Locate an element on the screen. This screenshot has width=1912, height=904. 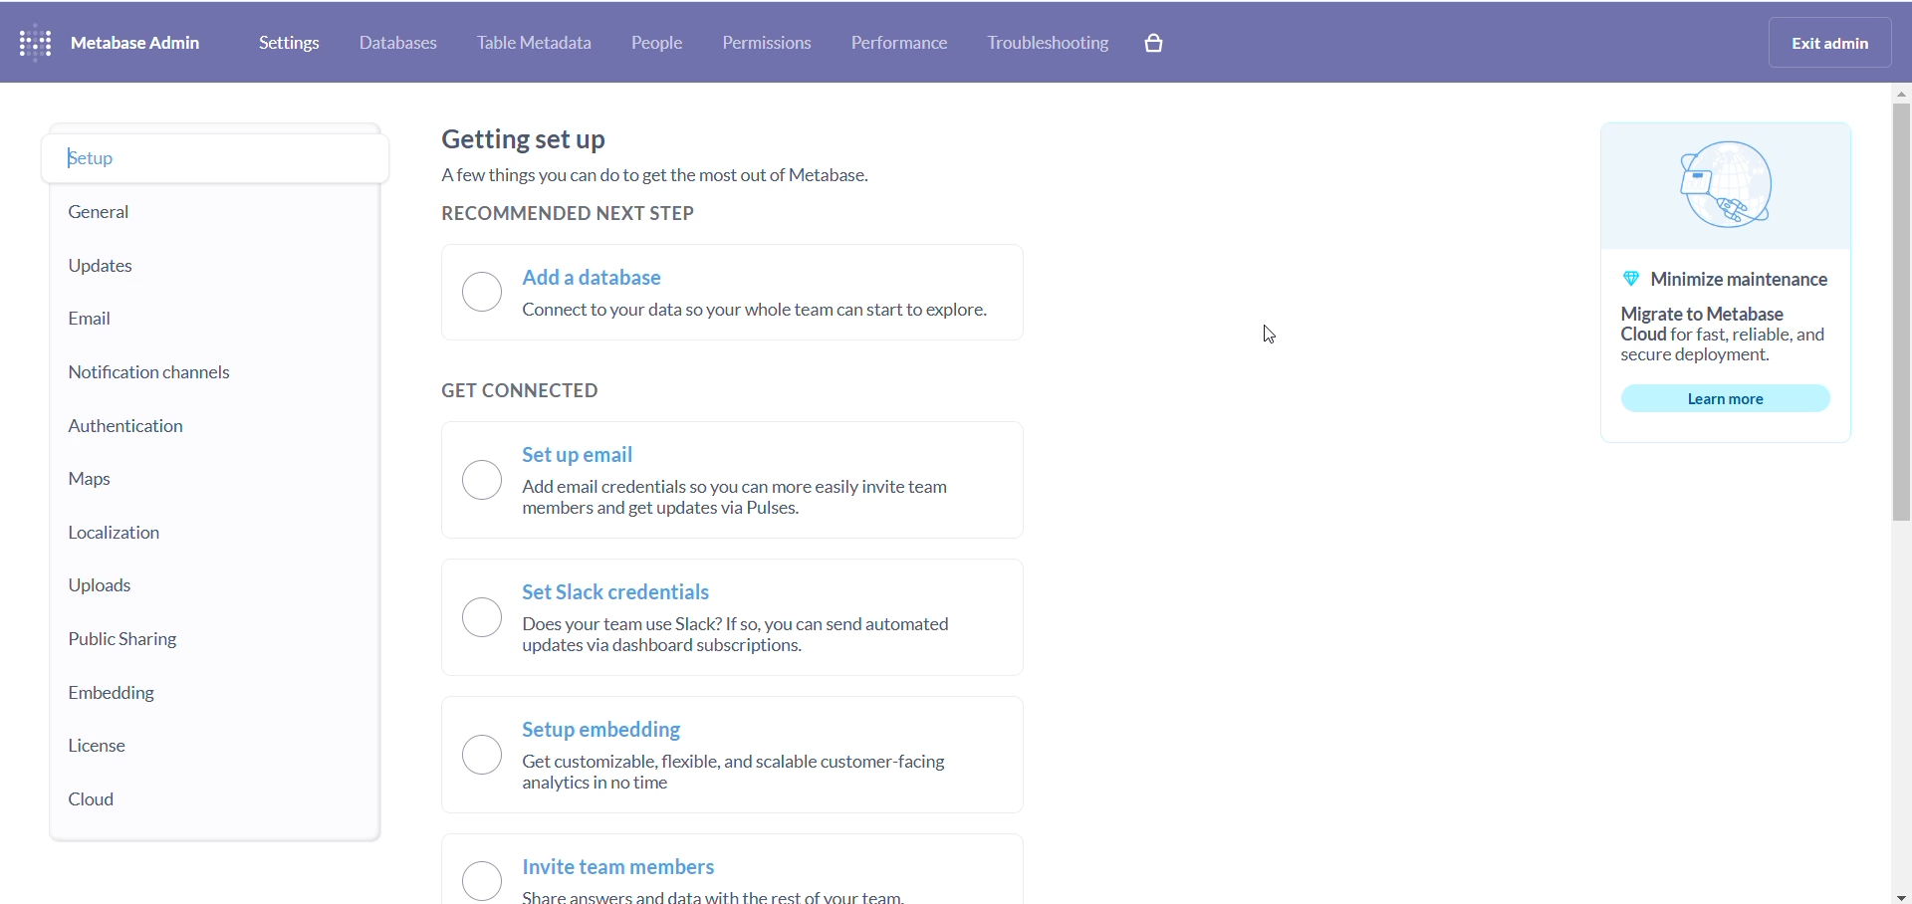
cloud is located at coordinates (124, 801).